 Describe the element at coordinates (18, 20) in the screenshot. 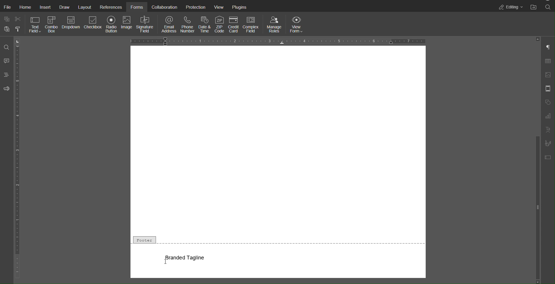

I see `cut` at that location.